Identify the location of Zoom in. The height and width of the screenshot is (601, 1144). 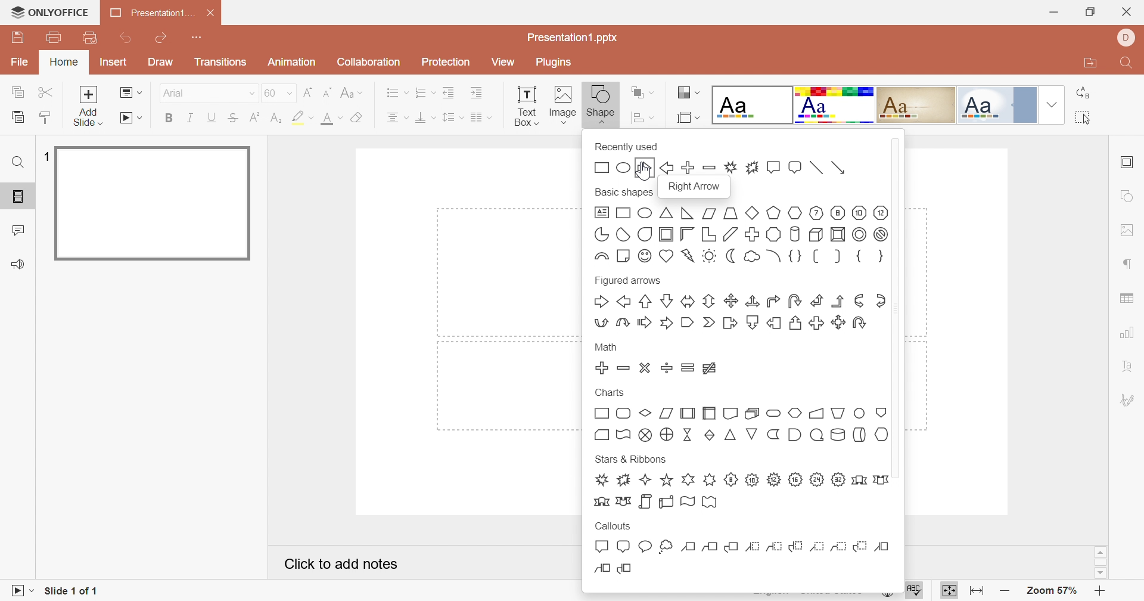
(1101, 592).